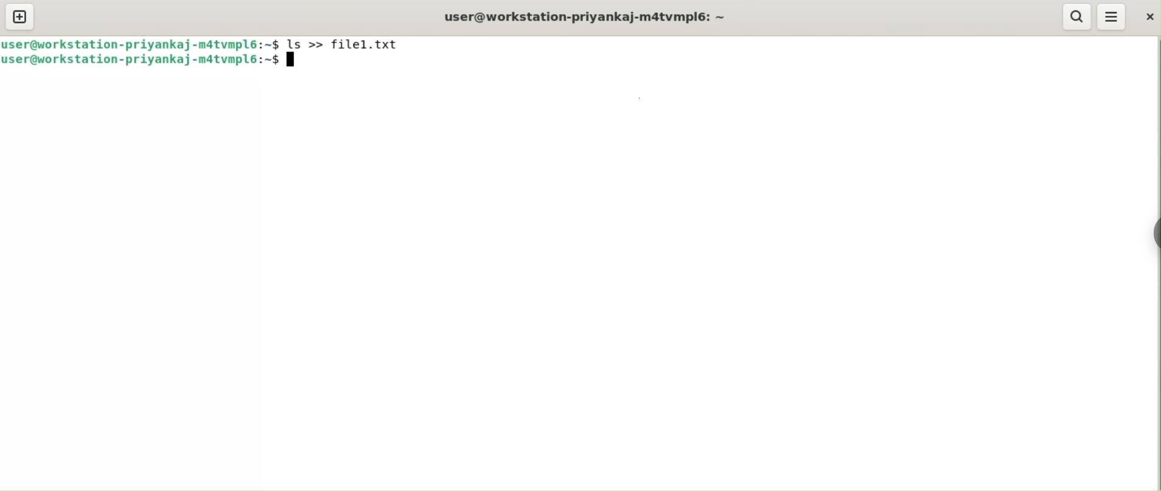  Describe the element at coordinates (141, 44) in the screenshot. I see `user@workstation-priyankaj-m4tvmpl6: ~$` at that location.